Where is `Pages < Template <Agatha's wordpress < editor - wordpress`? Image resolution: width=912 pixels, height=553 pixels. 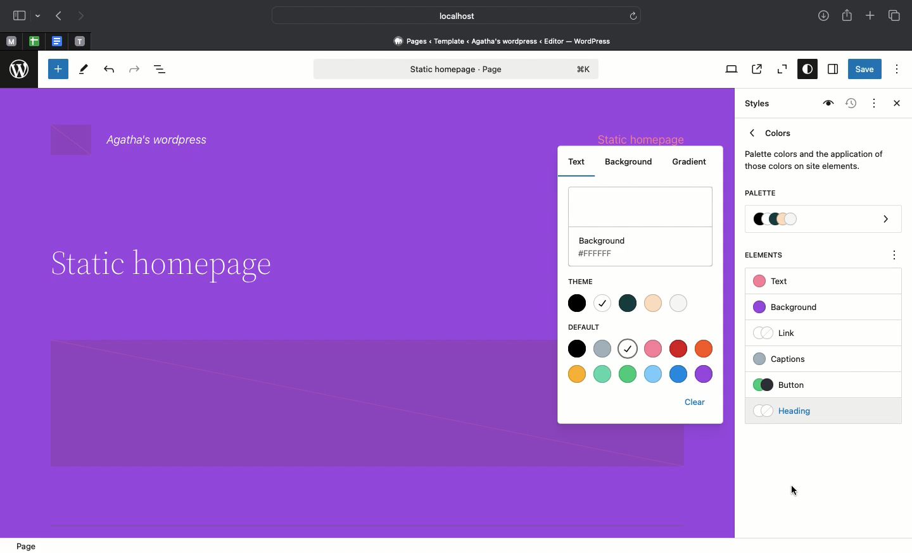
Pages < Template <Agatha's wordpress < editor - wordpress is located at coordinates (507, 40).